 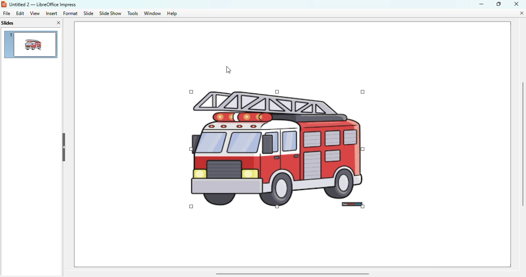 What do you see at coordinates (7, 13) in the screenshot?
I see `file` at bounding box center [7, 13].